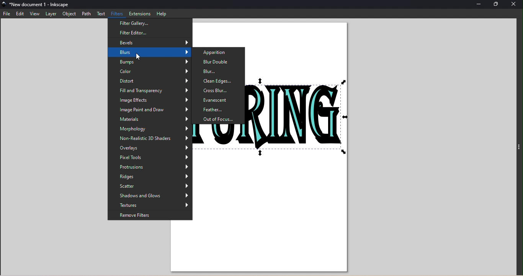 This screenshot has width=523, height=276. I want to click on Image paint and draw, so click(150, 109).